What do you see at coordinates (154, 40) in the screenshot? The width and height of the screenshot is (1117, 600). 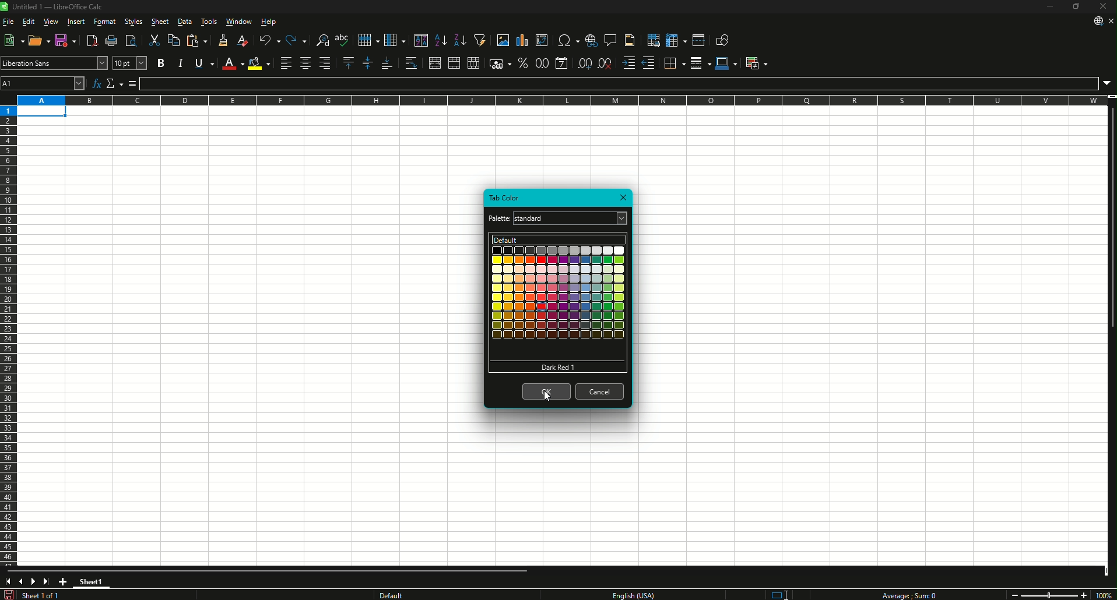 I see `Cut` at bounding box center [154, 40].